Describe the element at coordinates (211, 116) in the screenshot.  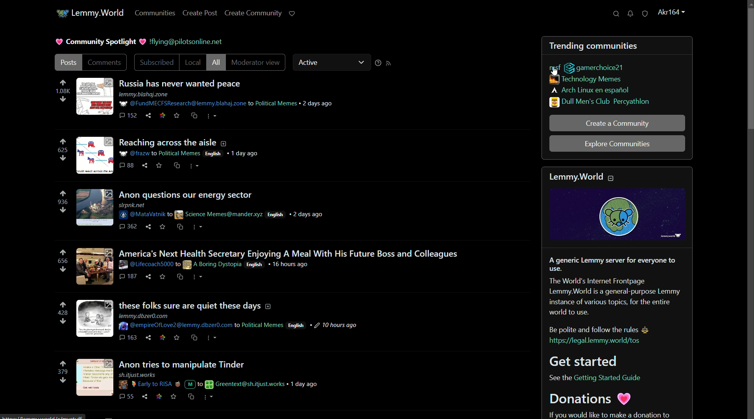
I see `more` at that location.